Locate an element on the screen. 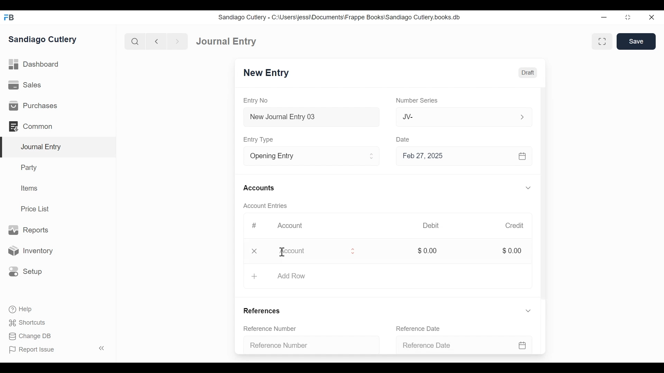  Restore is located at coordinates (627, 17).